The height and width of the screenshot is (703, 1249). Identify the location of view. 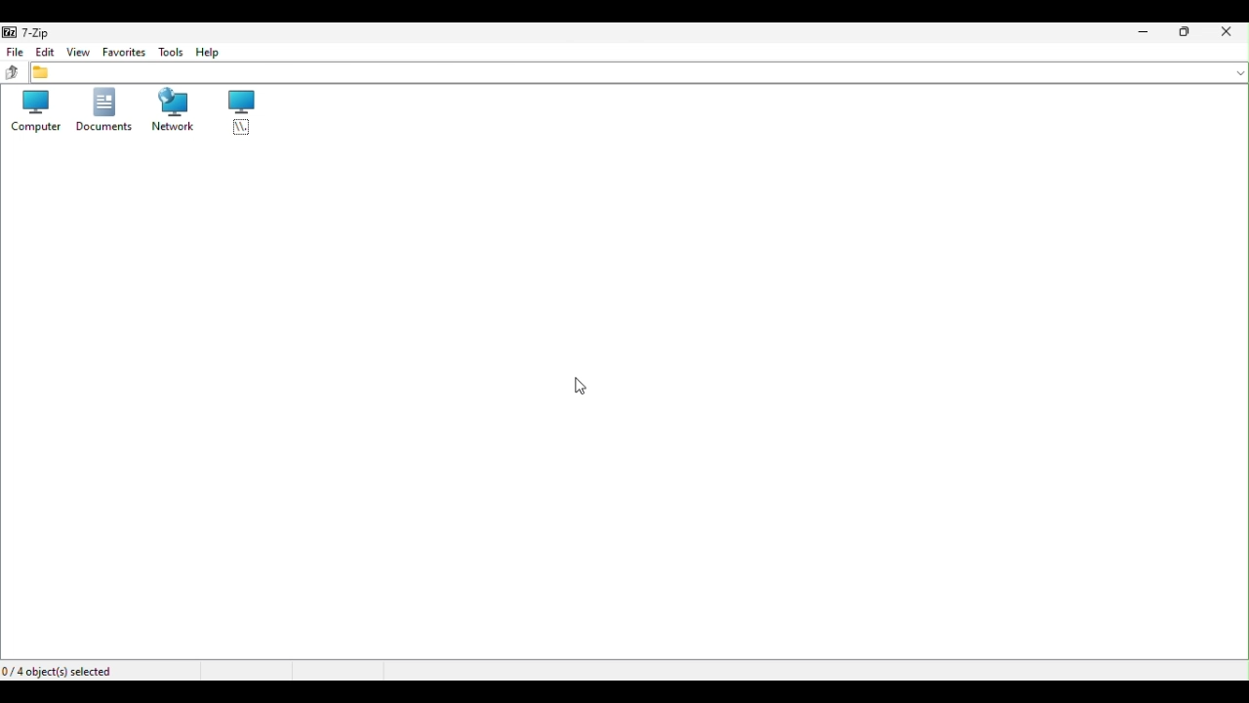
(77, 55).